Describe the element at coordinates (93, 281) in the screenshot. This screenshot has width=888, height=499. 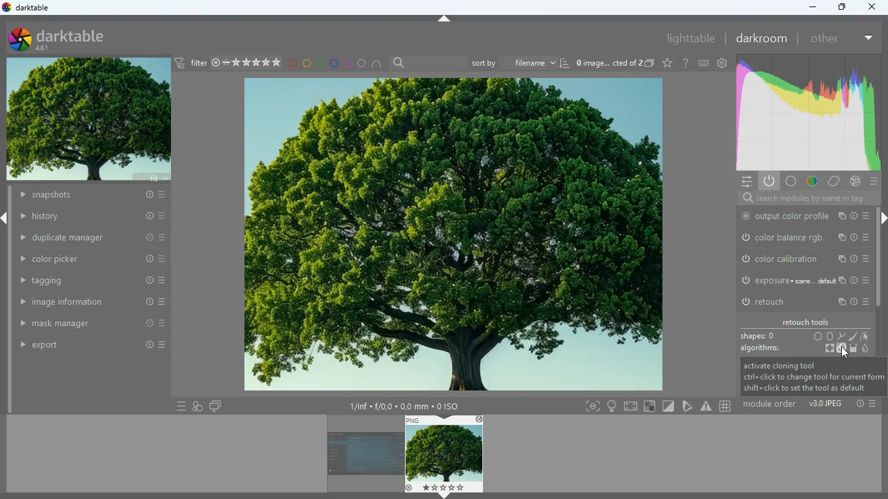
I see `tagging` at that location.